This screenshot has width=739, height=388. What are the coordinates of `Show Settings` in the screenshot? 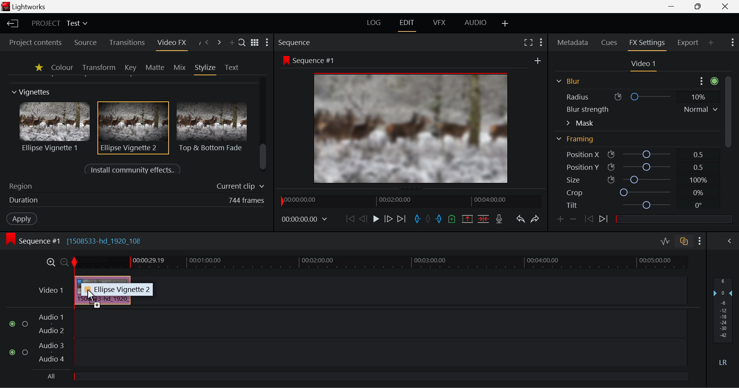 It's located at (734, 43).